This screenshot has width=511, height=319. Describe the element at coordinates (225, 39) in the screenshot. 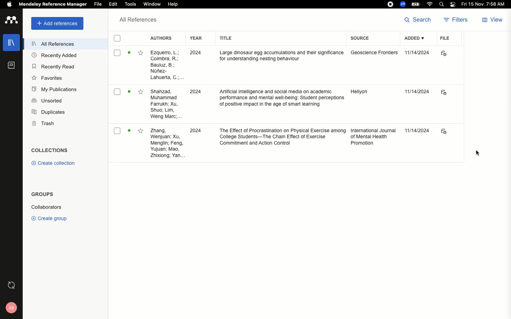

I see `Title` at that location.